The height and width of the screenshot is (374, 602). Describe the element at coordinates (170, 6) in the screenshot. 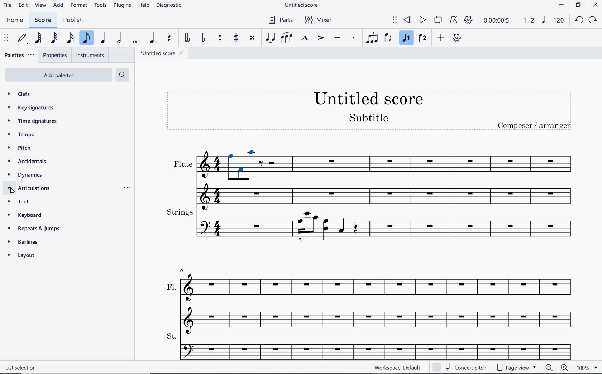

I see `DIAGNOSTIC` at that location.